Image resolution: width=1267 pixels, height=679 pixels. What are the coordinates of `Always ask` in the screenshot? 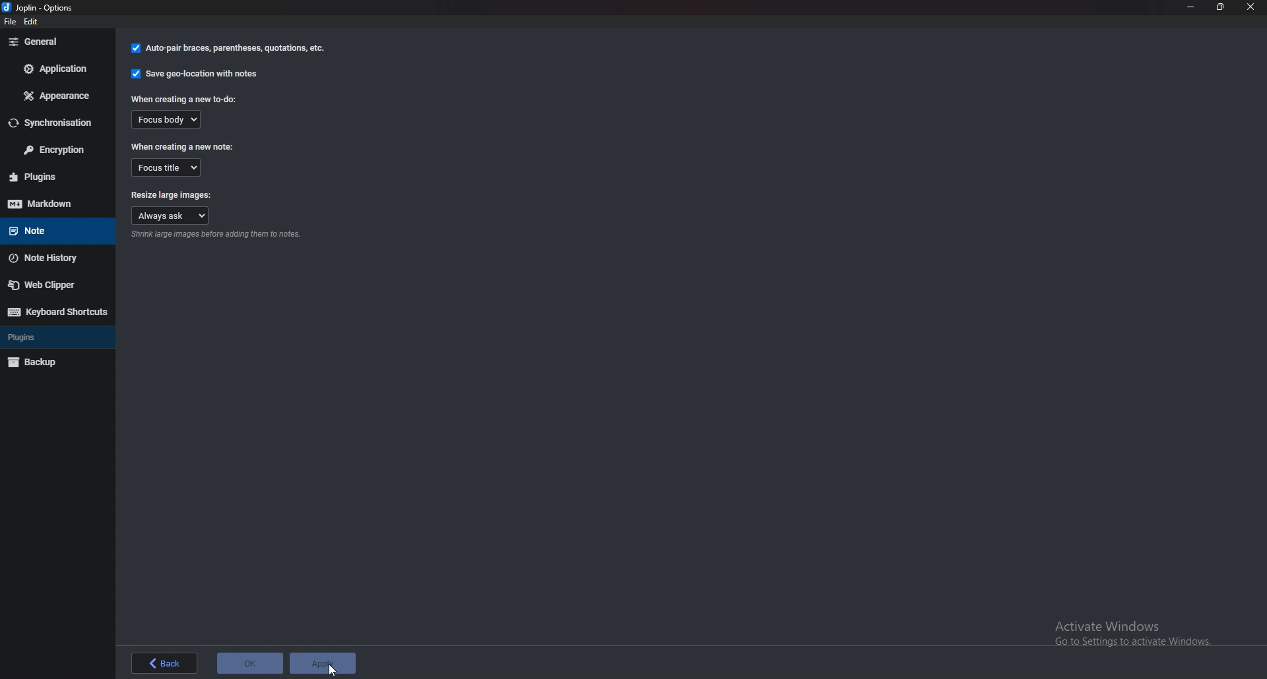 It's located at (172, 215).